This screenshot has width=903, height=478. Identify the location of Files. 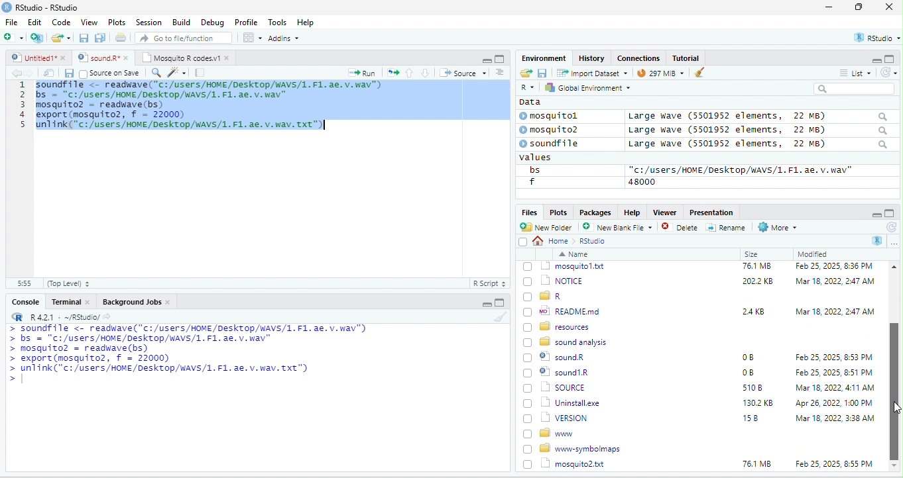
(527, 212).